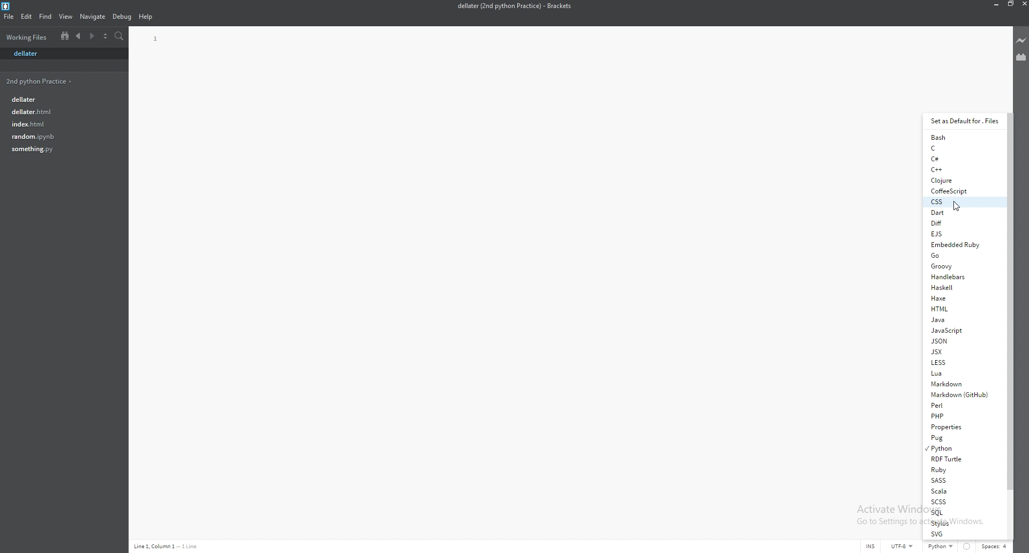 This screenshot has width=1029, height=553. Describe the element at coordinates (9, 16) in the screenshot. I see `file` at that location.